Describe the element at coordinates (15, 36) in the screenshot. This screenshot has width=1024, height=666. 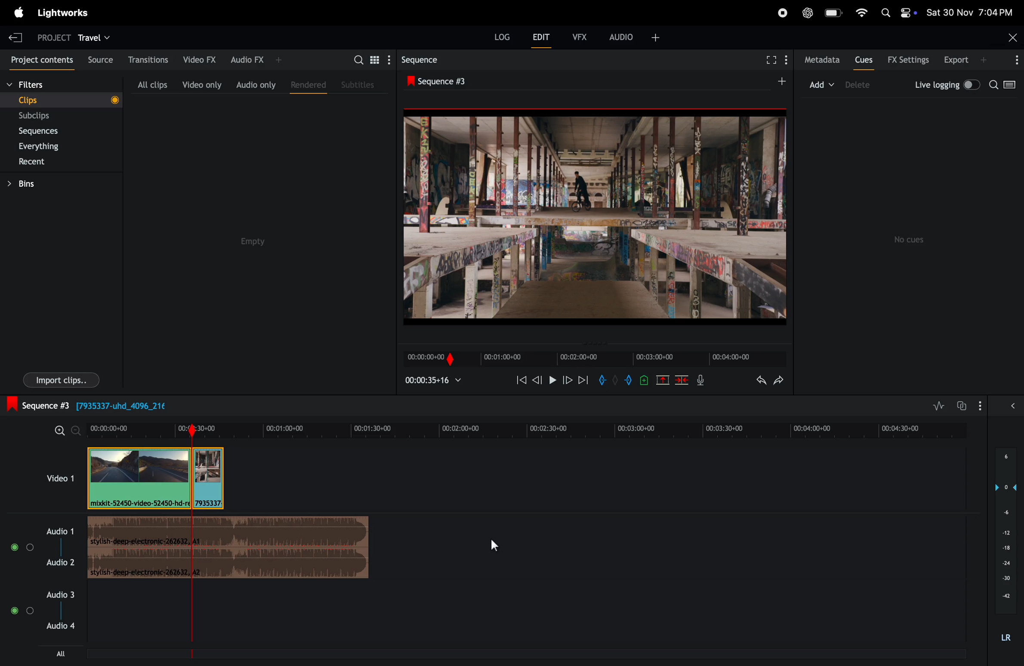
I see `exit` at that location.